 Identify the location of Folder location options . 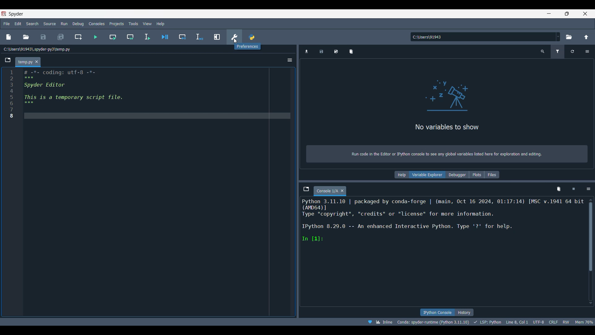
(558, 37).